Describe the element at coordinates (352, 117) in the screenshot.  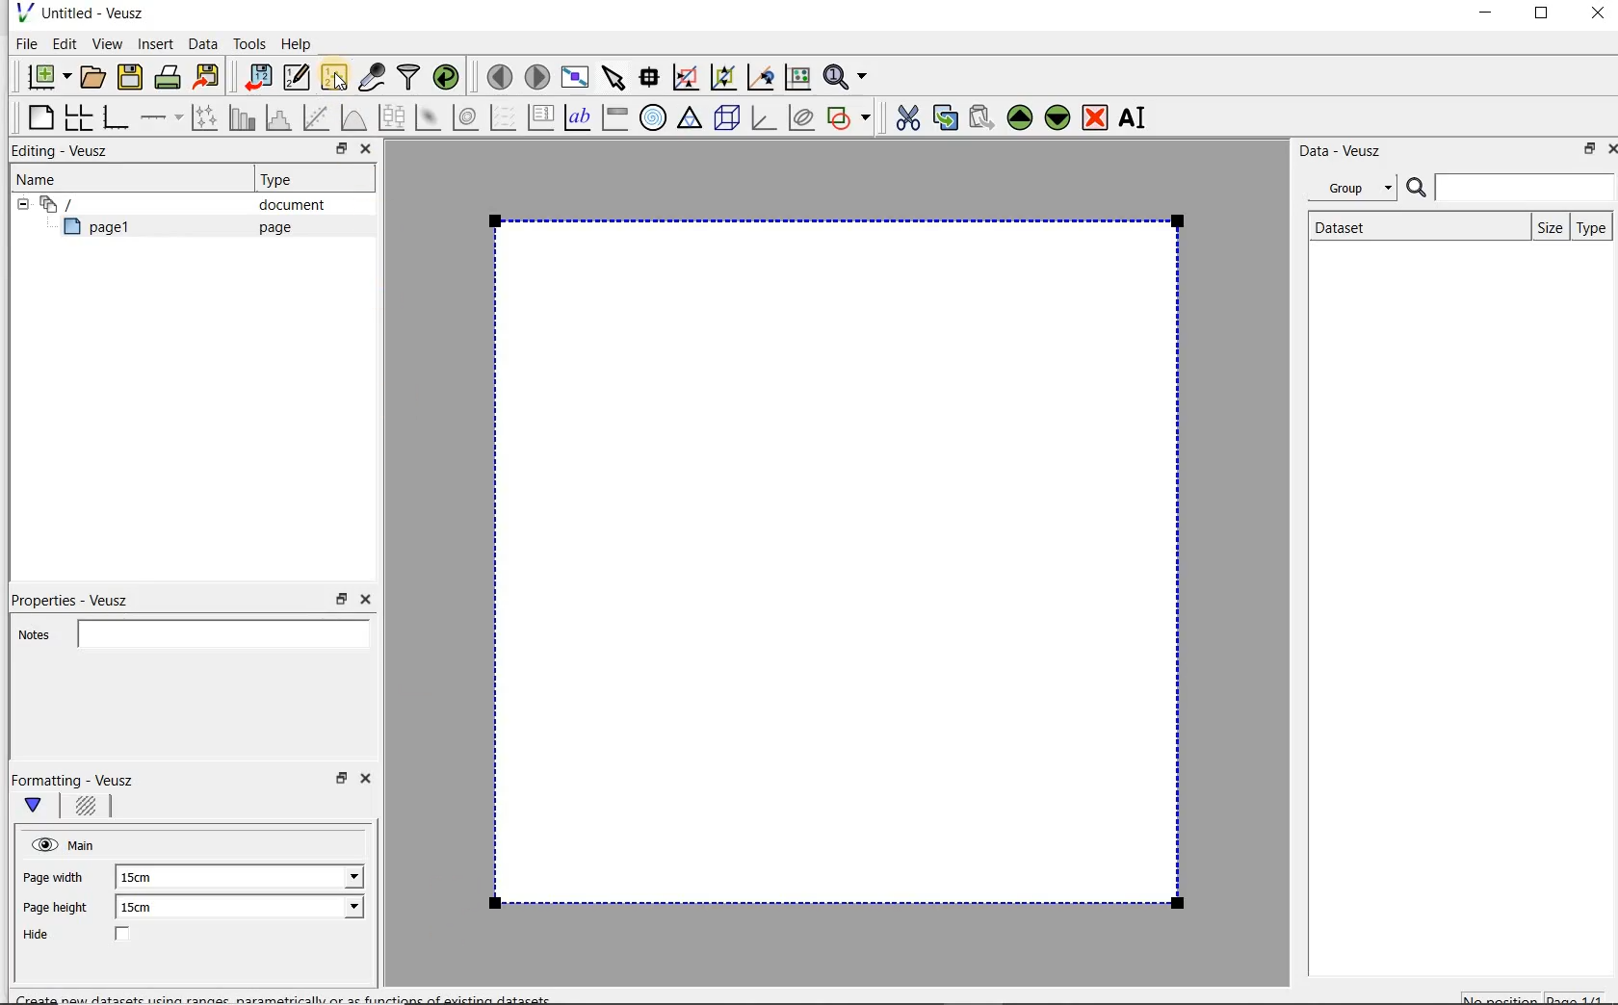
I see `plot a function` at that location.